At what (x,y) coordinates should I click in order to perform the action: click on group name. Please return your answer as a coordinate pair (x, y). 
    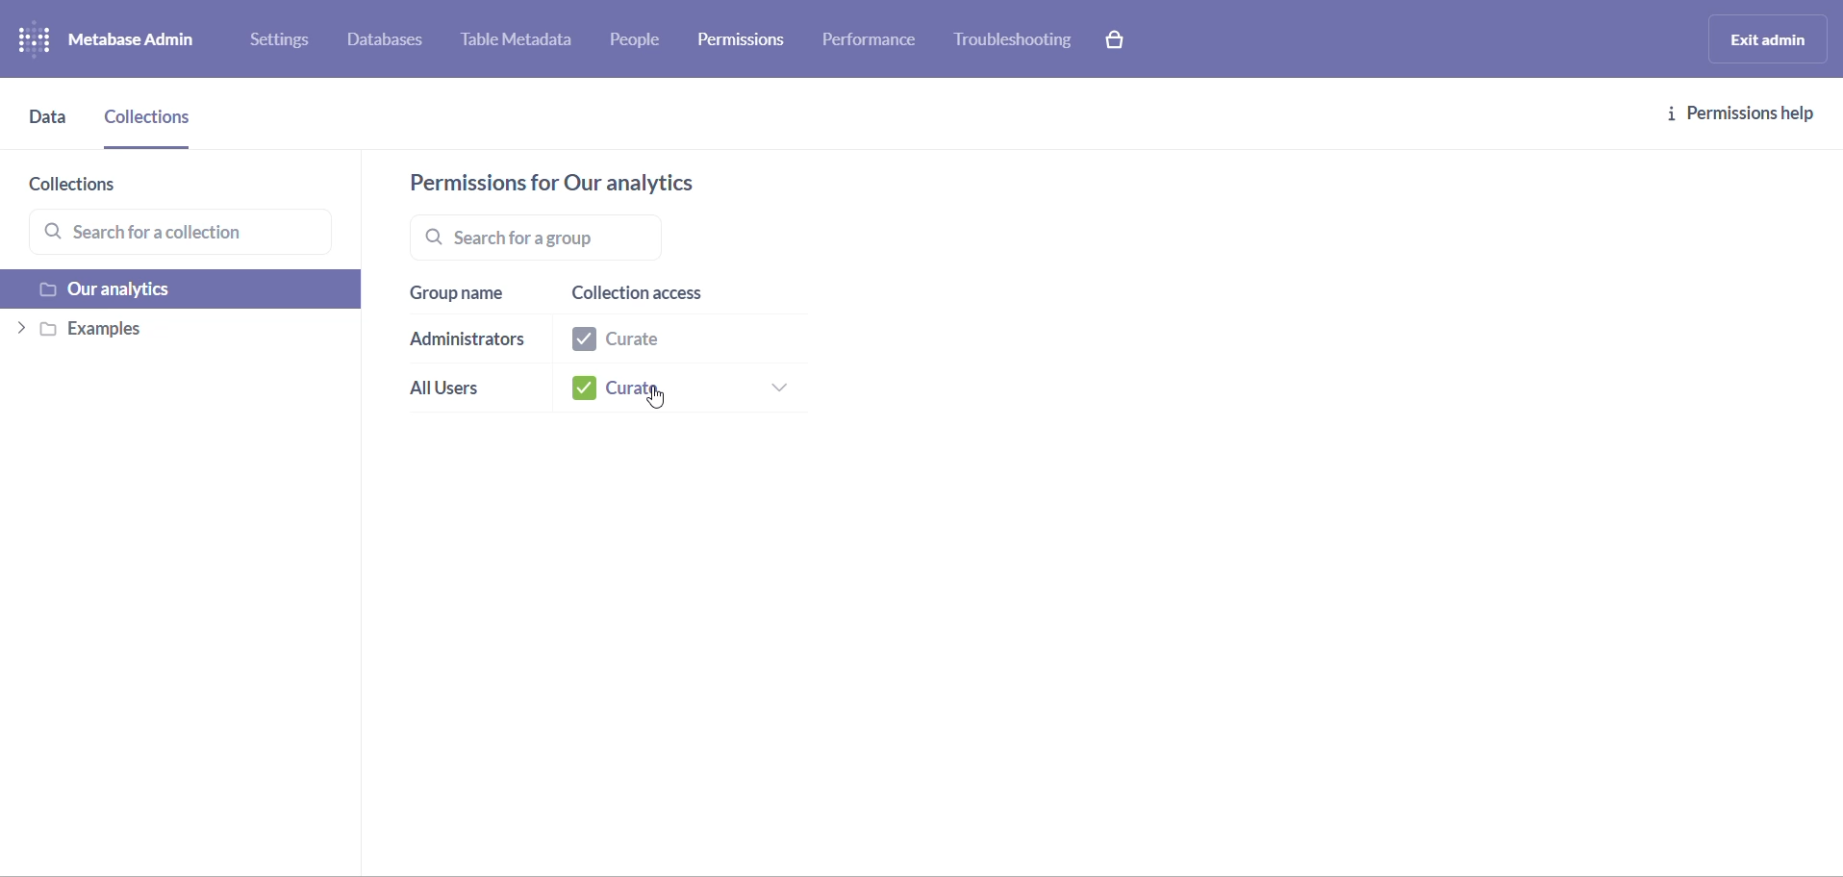
    Looking at the image, I should click on (464, 294).